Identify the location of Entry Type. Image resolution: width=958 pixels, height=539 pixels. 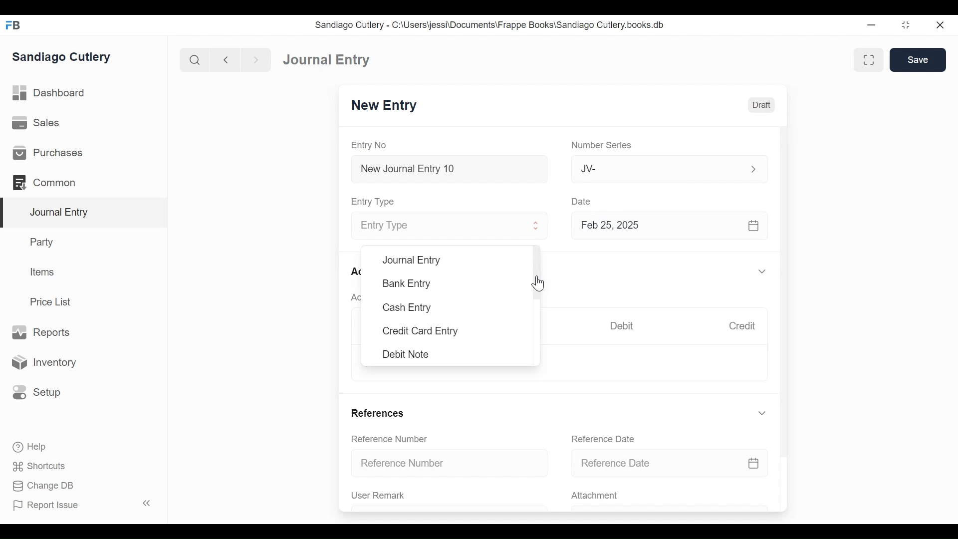
(376, 201).